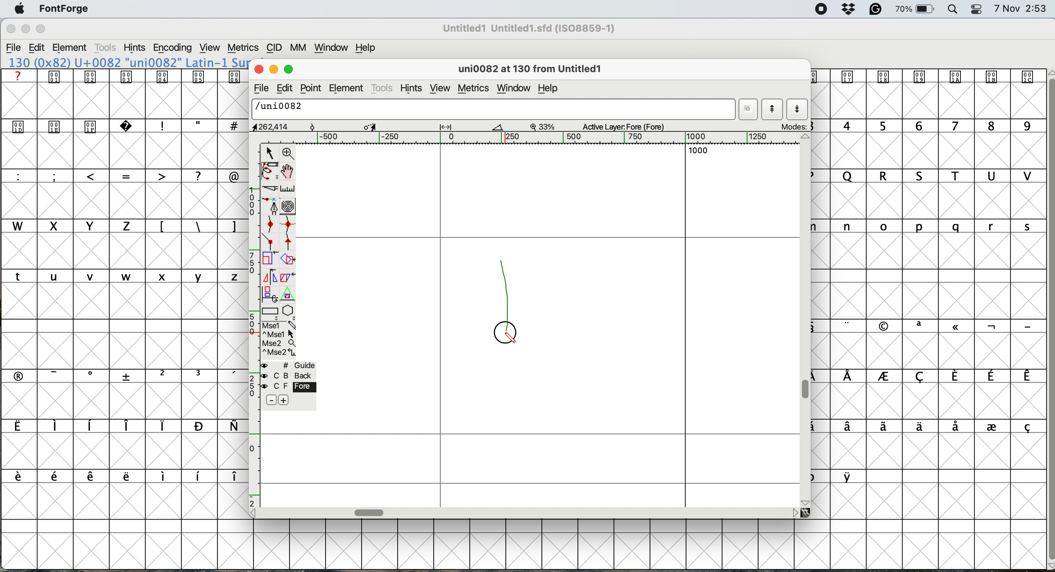  I want to click on special characters, so click(119, 175).